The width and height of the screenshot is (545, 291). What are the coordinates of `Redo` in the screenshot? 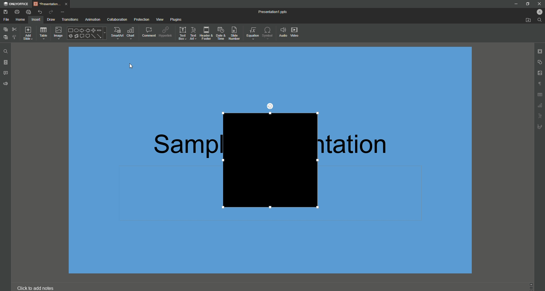 It's located at (50, 12).